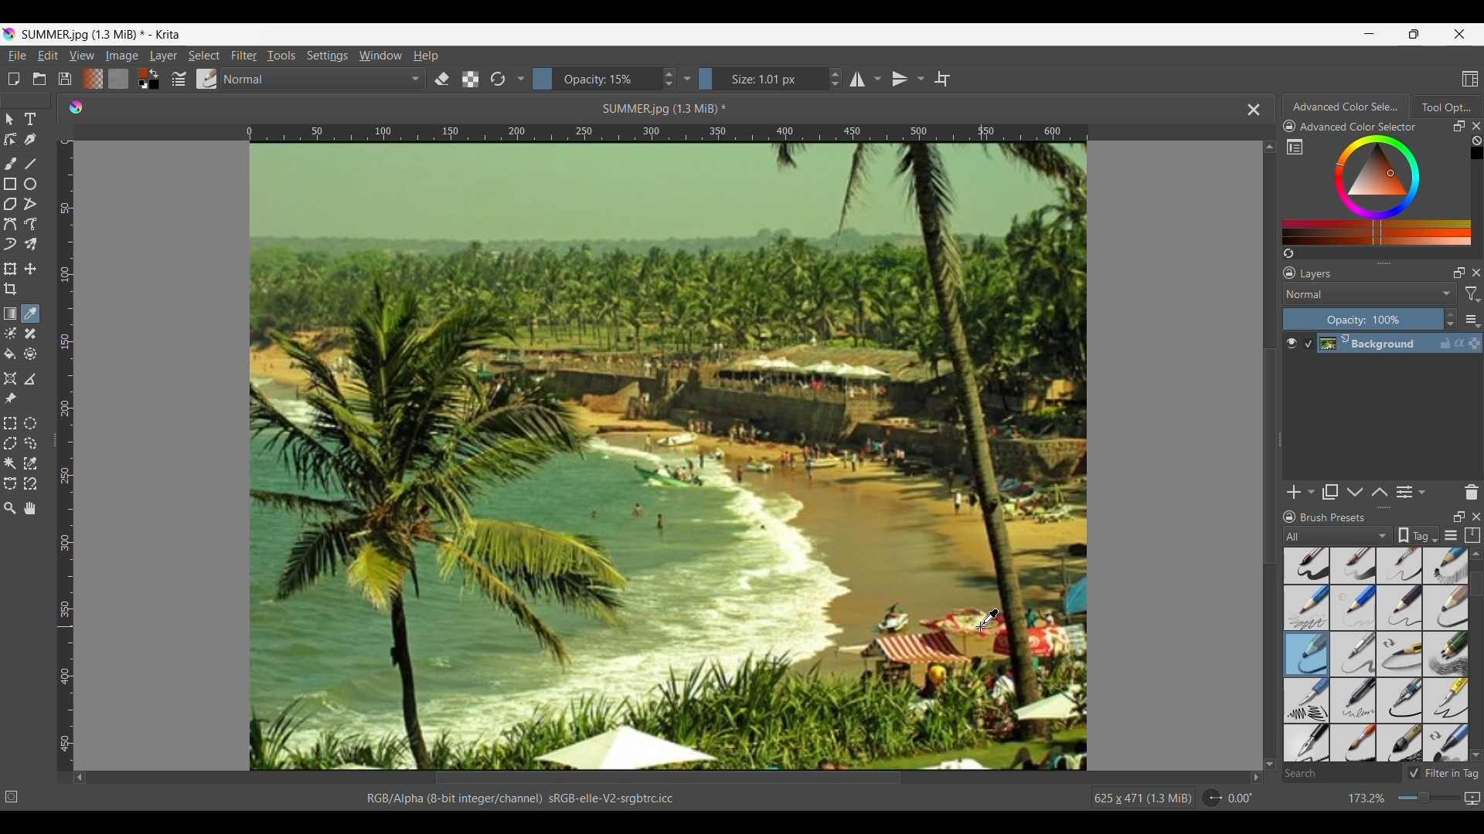 The width and height of the screenshot is (1484, 834). I want to click on View or change layer properties, so click(1404, 492).